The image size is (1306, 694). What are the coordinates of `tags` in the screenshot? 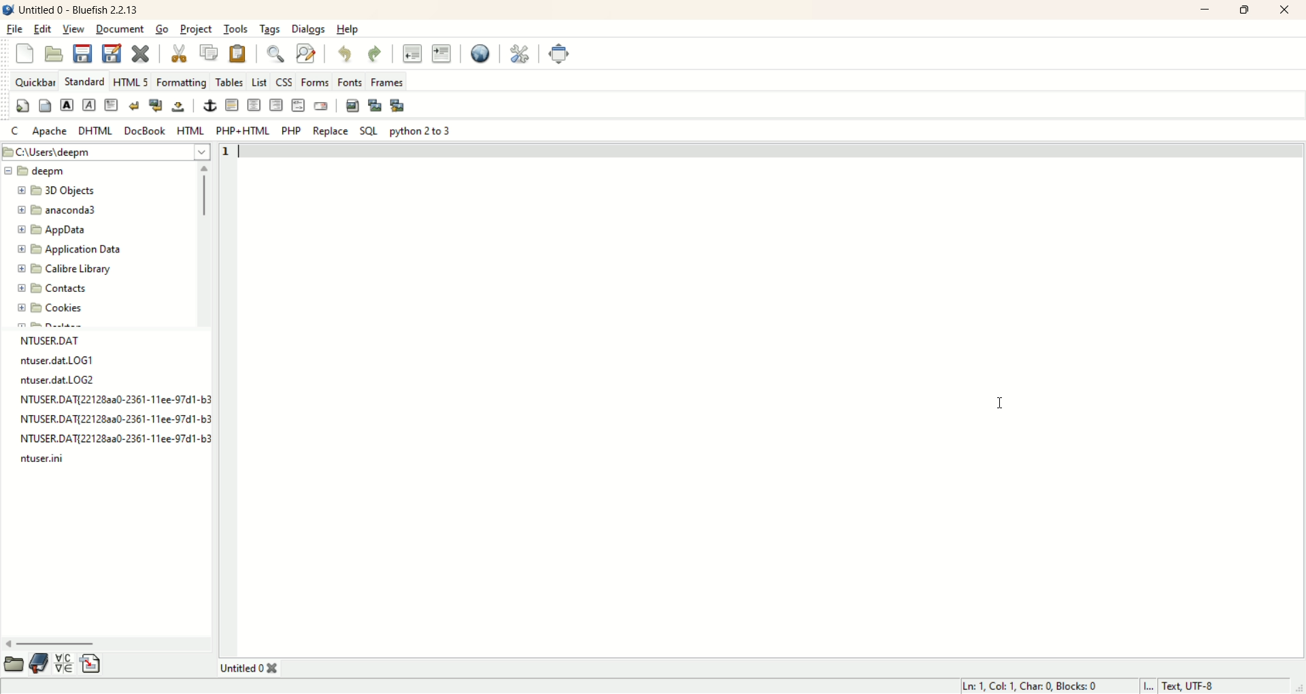 It's located at (270, 29).